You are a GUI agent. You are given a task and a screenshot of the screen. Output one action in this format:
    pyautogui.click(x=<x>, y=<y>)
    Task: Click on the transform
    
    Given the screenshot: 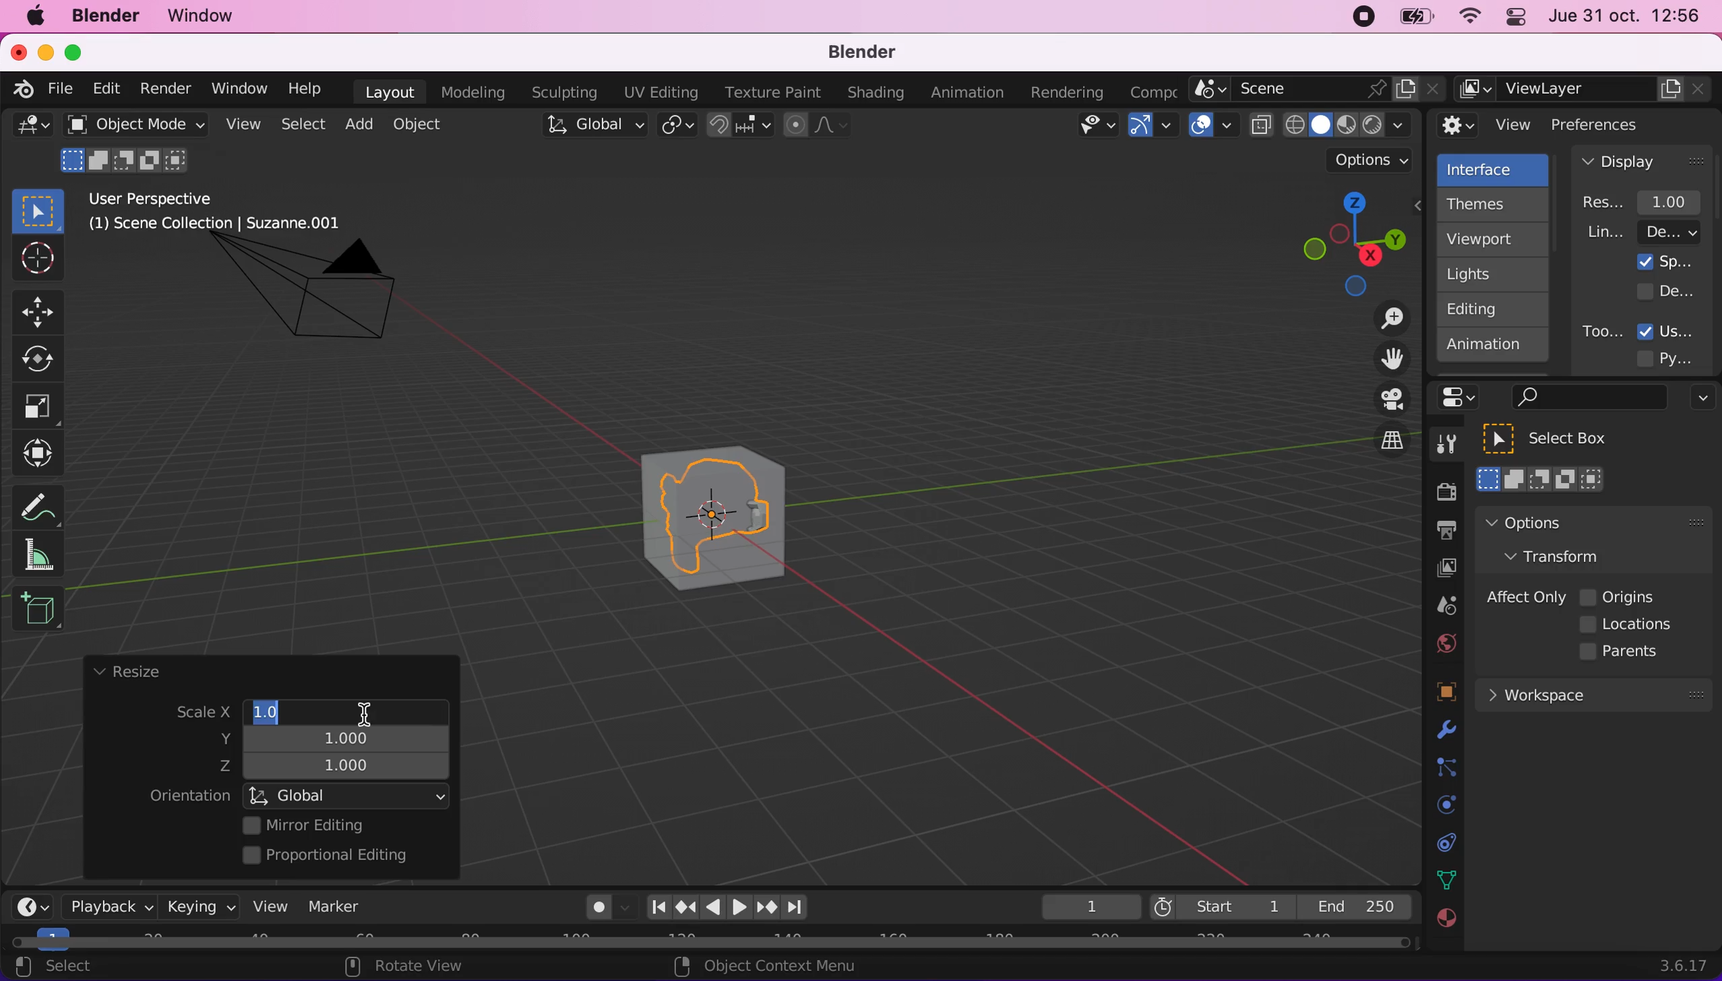 What is the action you would take?
    pyautogui.click(x=42, y=453)
    